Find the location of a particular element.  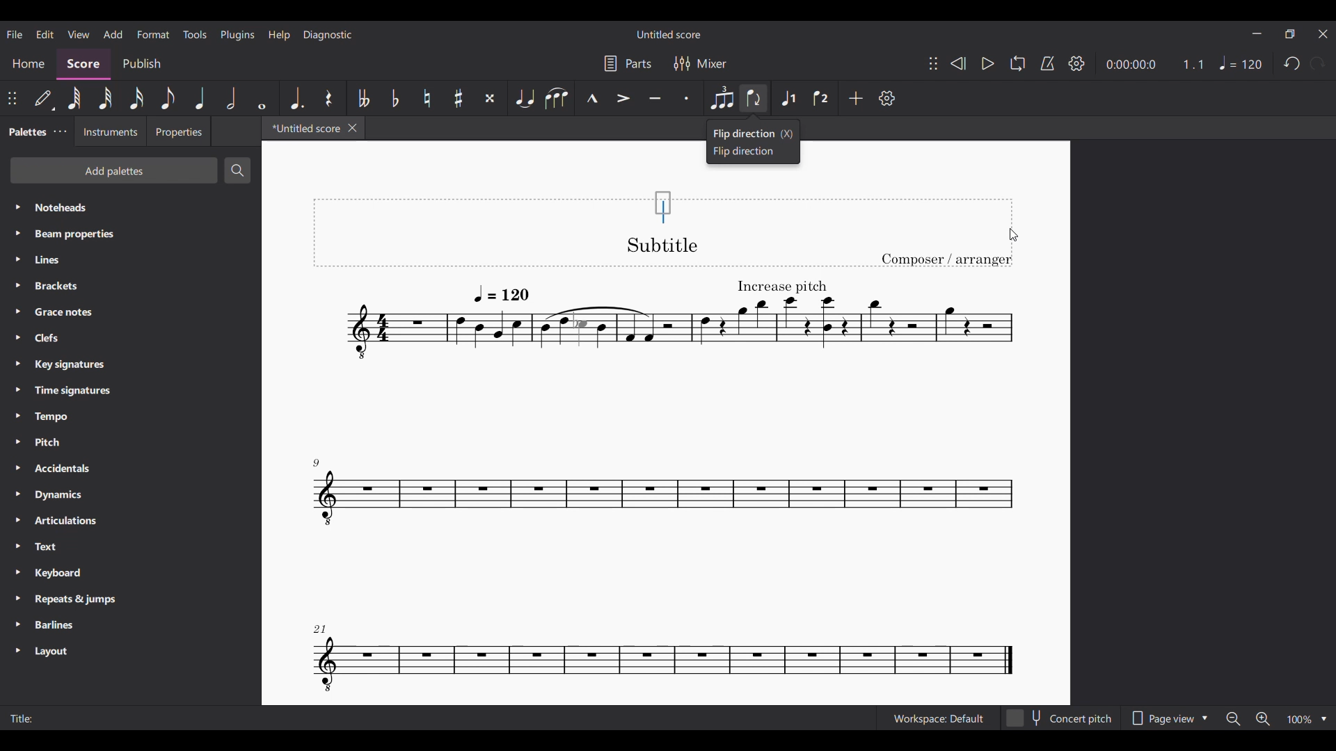

Add palettes is located at coordinates (115, 170).